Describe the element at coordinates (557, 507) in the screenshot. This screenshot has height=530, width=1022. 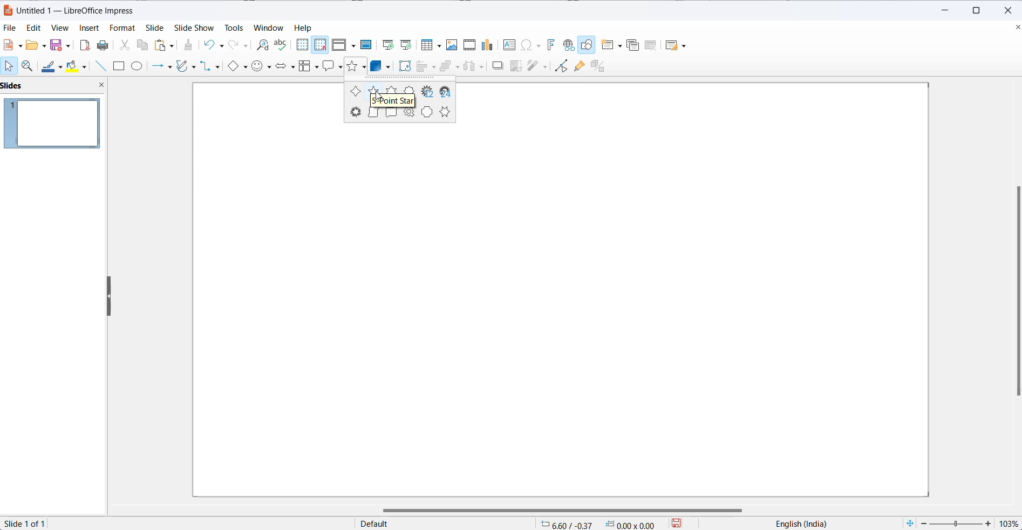
I see `scrollbar` at that location.